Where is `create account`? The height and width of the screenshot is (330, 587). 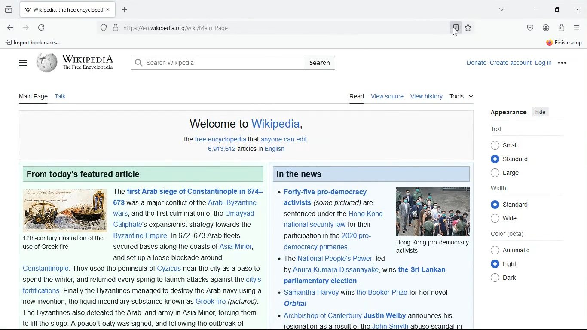 create account is located at coordinates (511, 62).